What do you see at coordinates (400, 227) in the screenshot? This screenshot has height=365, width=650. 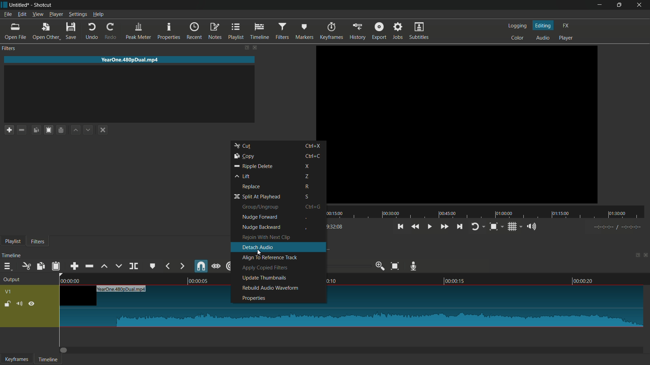 I see `skip to the previous point` at bounding box center [400, 227].